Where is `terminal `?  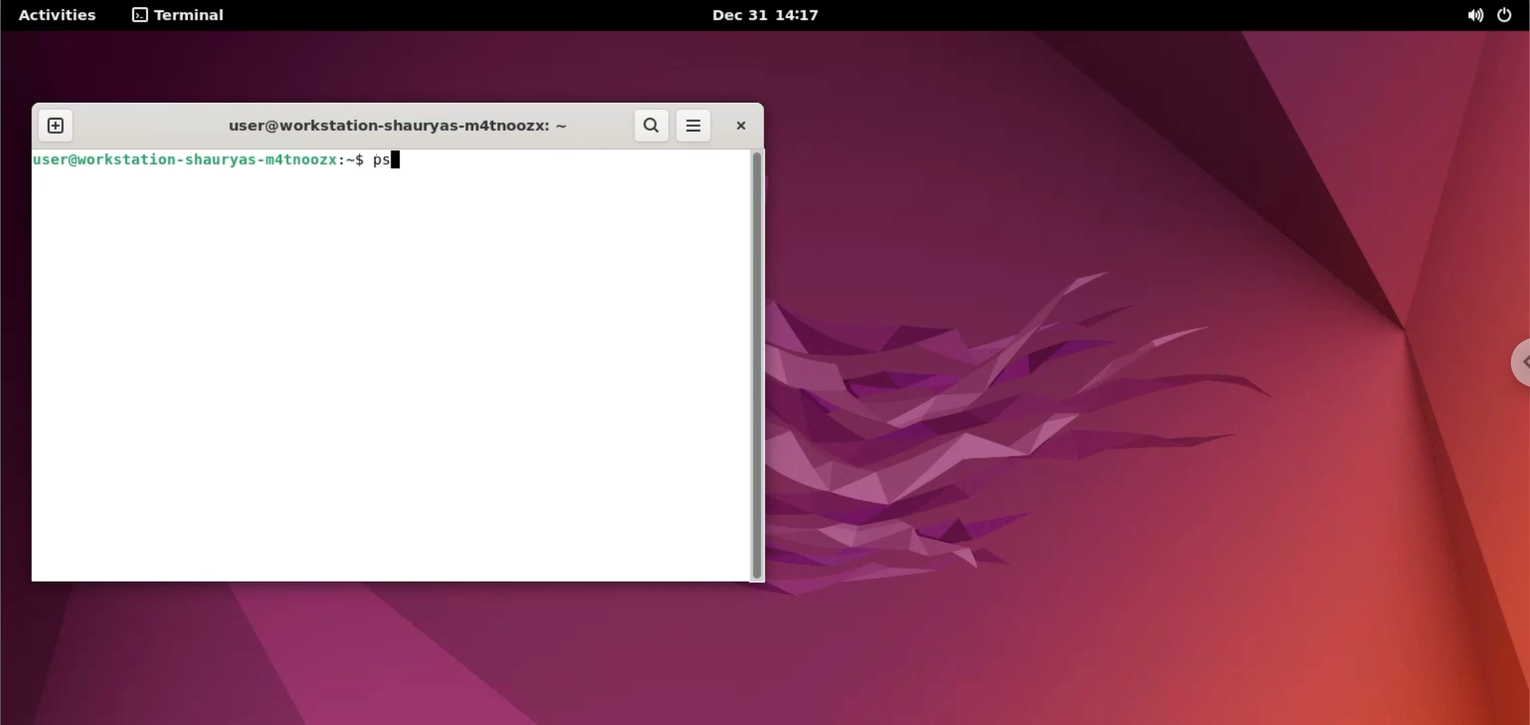 terminal  is located at coordinates (181, 16).